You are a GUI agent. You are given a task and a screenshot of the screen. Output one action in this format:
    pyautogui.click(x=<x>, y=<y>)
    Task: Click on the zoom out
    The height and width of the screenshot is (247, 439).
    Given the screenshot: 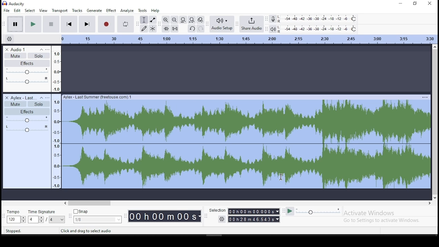 What is the action you would take?
    pyautogui.click(x=174, y=20)
    